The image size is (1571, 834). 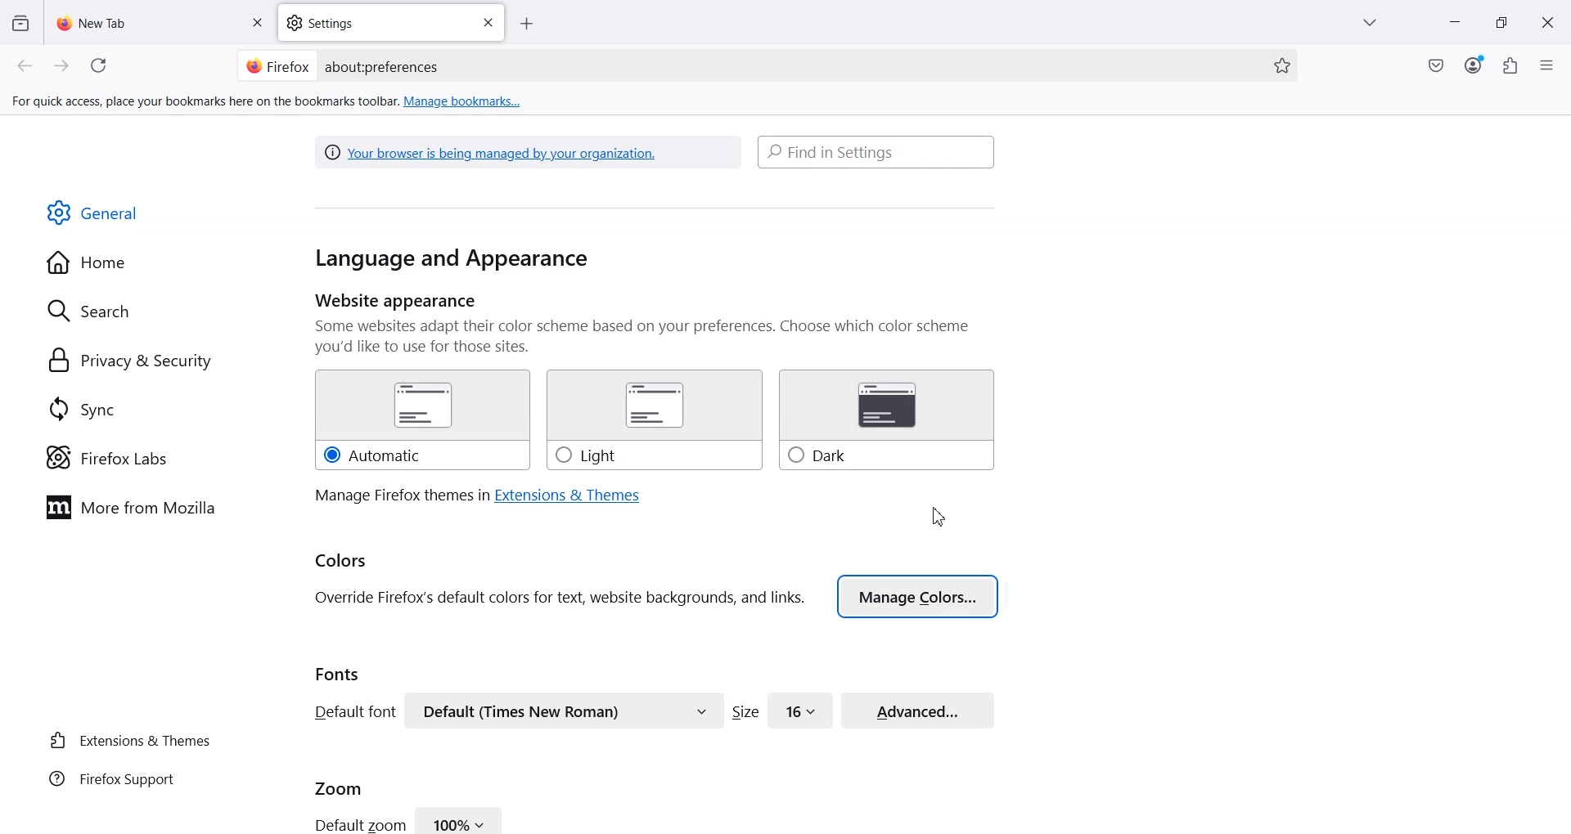 What do you see at coordinates (338, 674) in the screenshot?
I see `Fonts` at bounding box center [338, 674].